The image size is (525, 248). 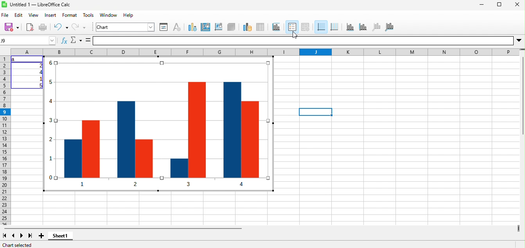 What do you see at coordinates (389, 27) in the screenshot?
I see `all axes` at bounding box center [389, 27].